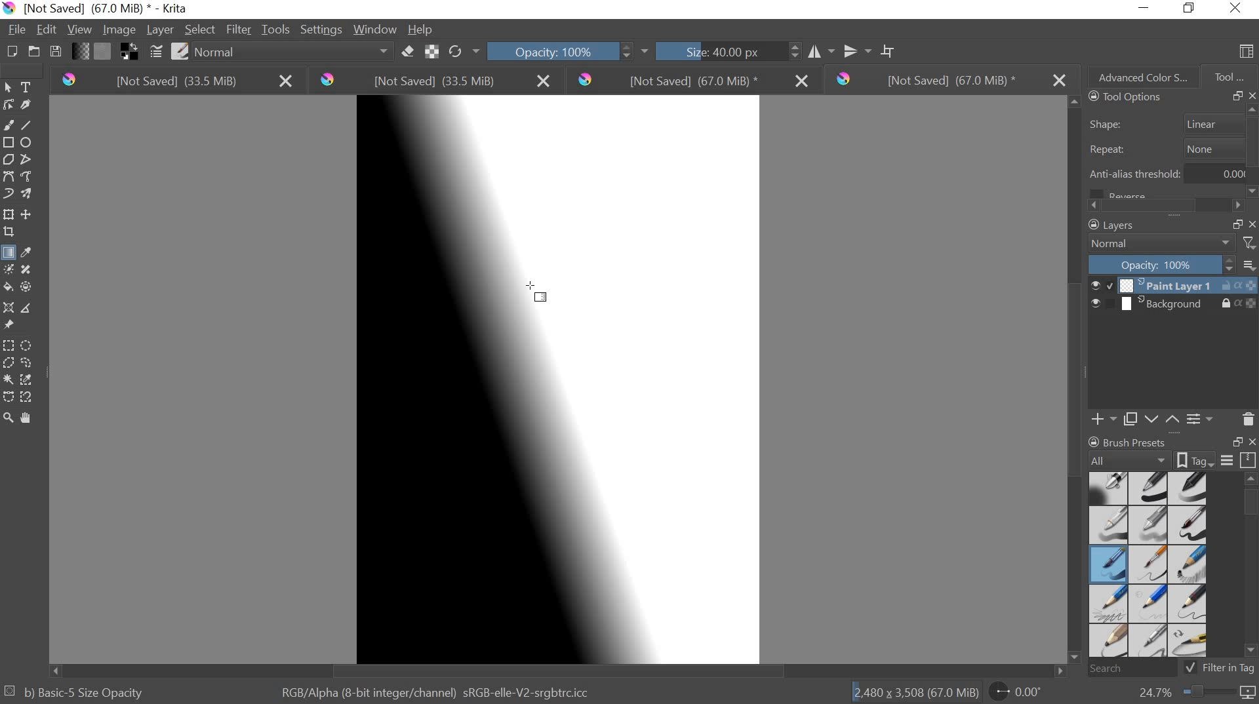  Describe the element at coordinates (1173, 305) in the screenshot. I see `BACKGROUND` at that location.